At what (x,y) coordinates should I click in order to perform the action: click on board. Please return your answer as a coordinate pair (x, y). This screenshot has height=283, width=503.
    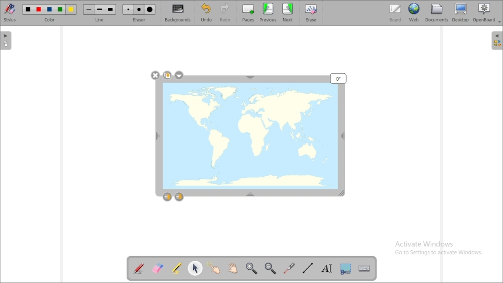
    Looking at the image, I should click on (395, 13).